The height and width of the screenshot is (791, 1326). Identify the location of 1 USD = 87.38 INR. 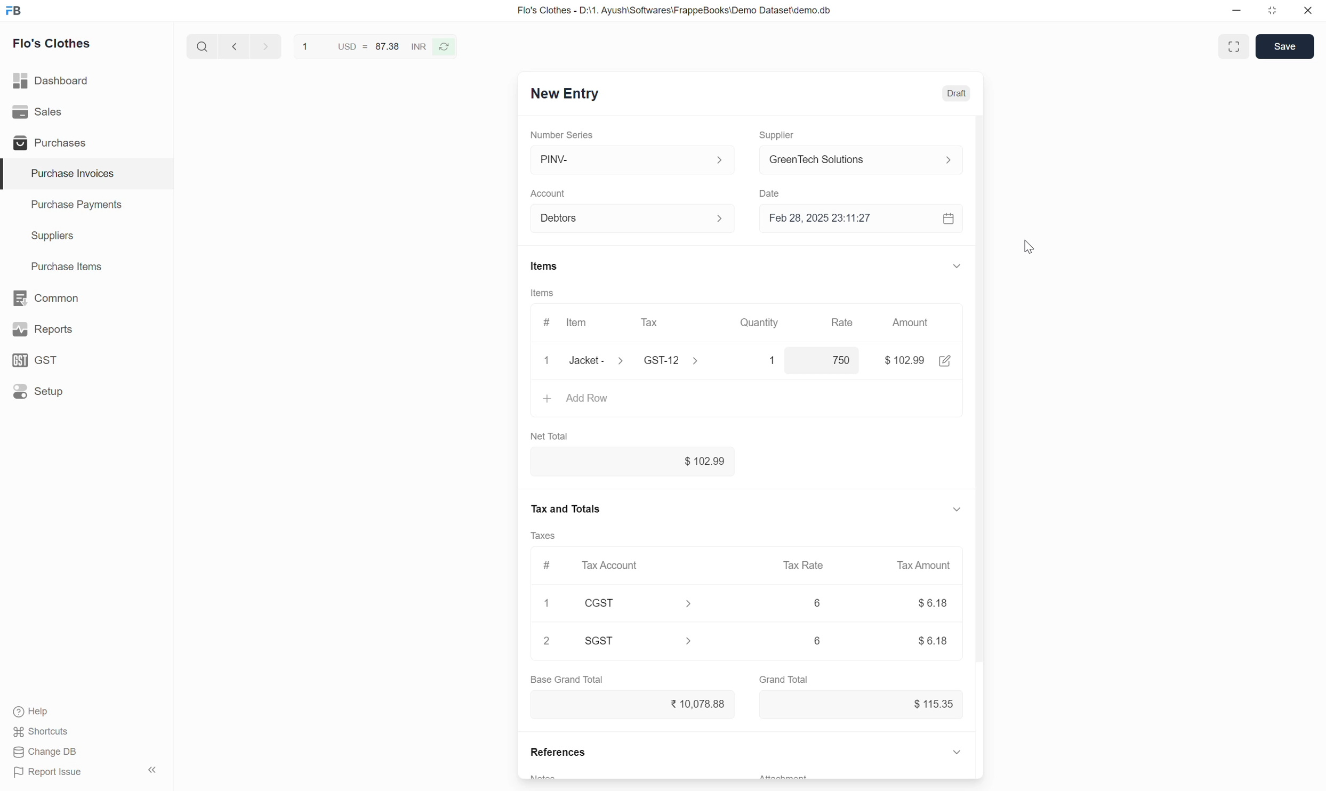
(361, 46).